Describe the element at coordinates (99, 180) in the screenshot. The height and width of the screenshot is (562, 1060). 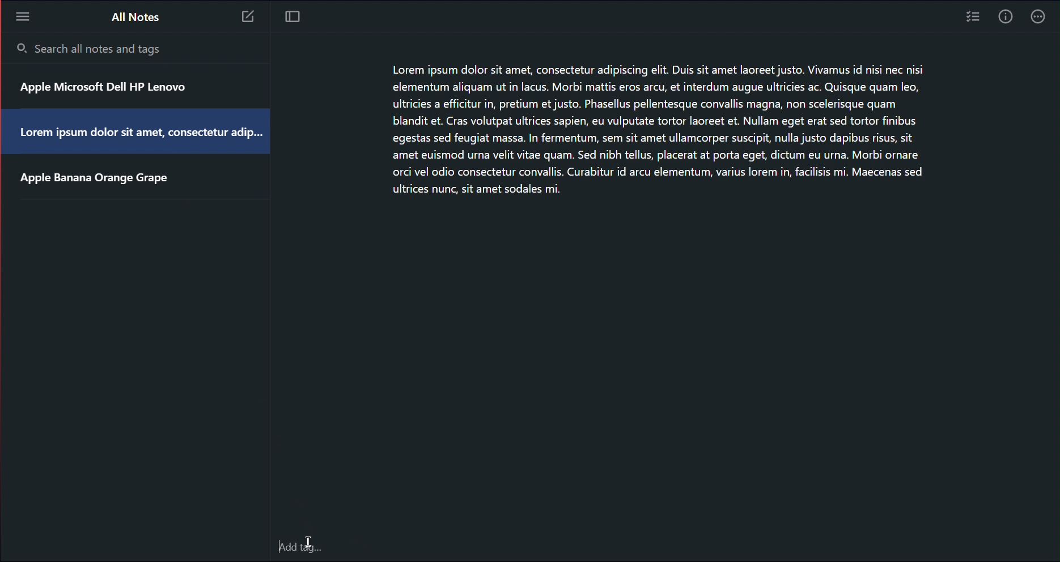
I see `Apple Banana Orange Grape` at that location.